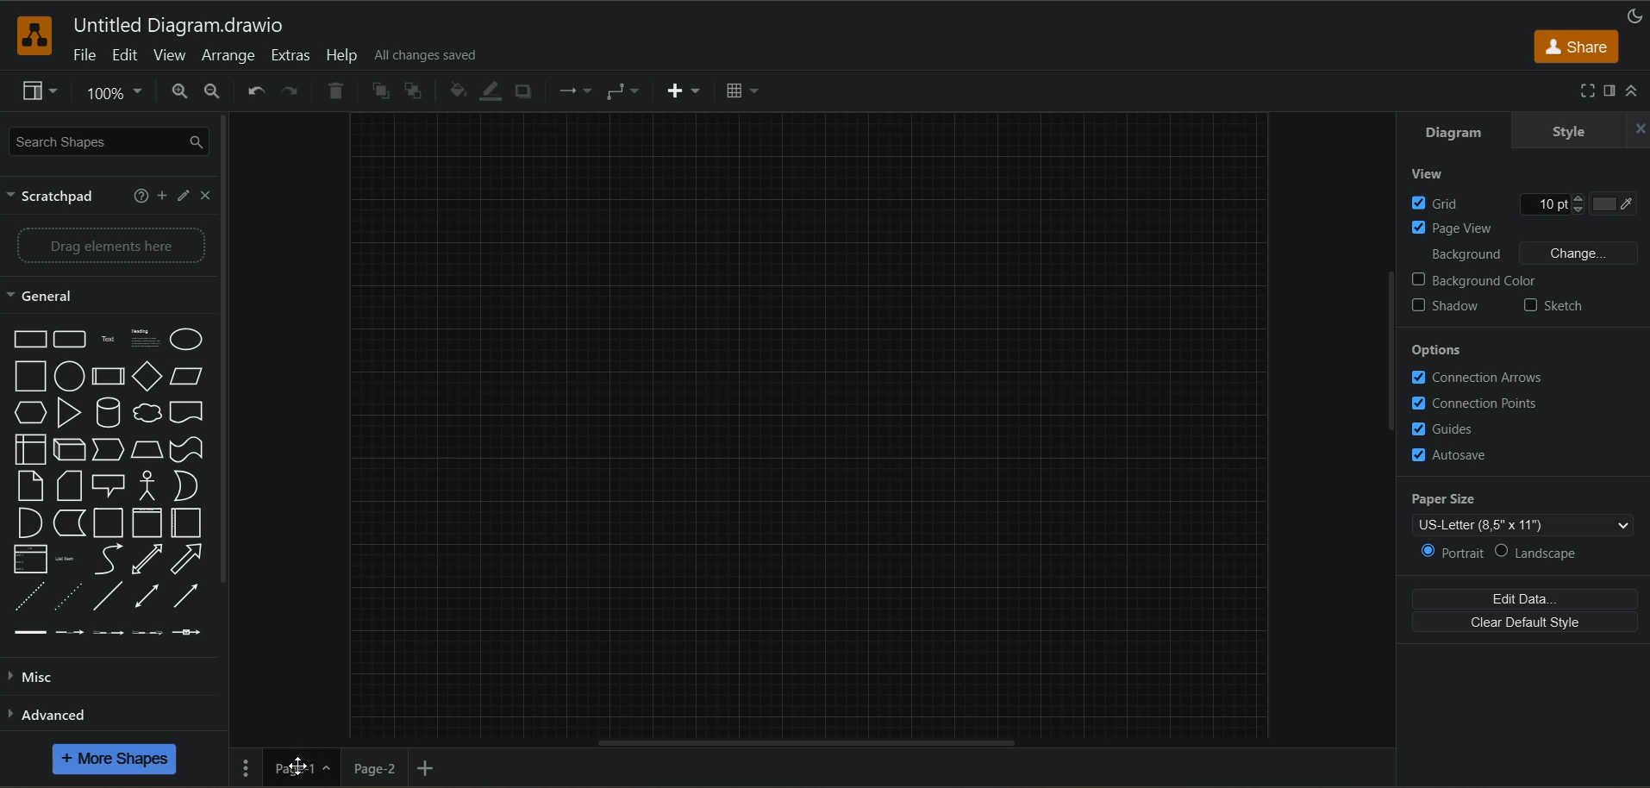  What do you see at coordinates (83, 54) in the screenshot?
I see `file` at bounding box center [83, 54].